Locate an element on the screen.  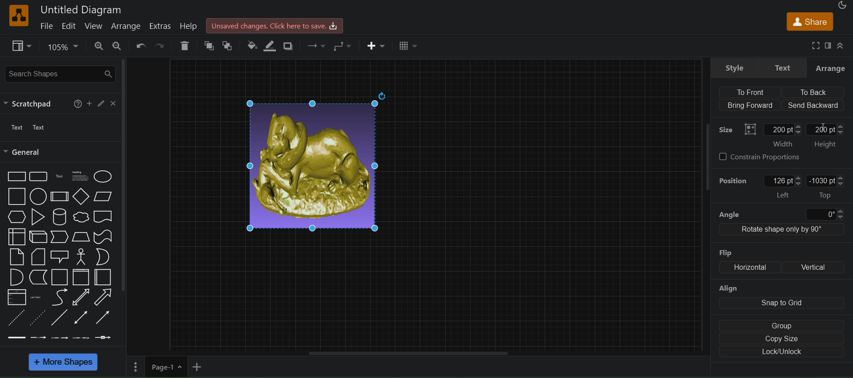
text is located at coordinates (15, 128).